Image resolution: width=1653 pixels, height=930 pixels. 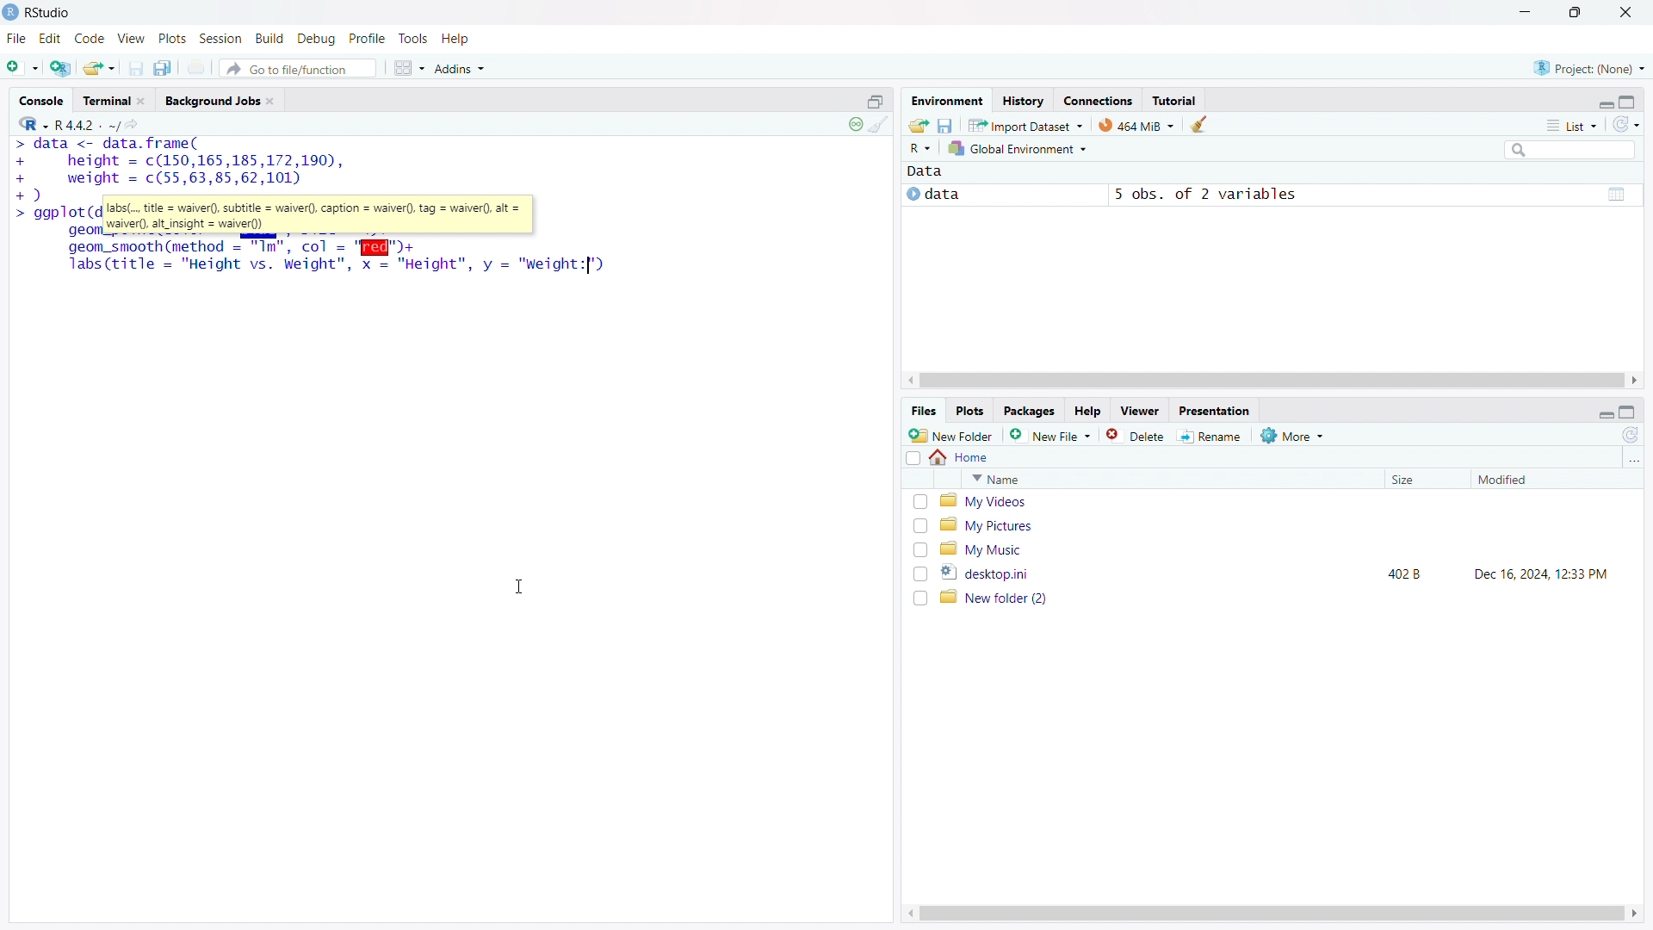 What do you see at coordinates (198, 67) in the screenshot?
I see `print` at bounding box center [198, 67].